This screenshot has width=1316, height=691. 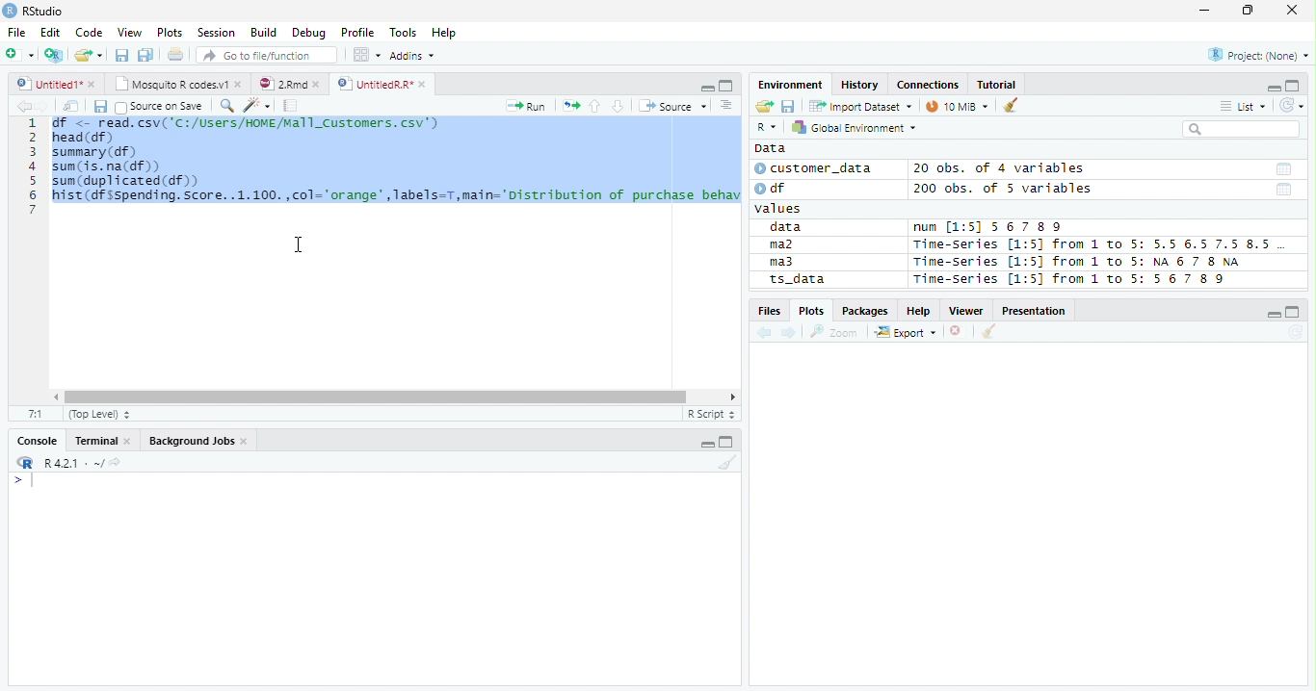 What do you see at coordinates (215, 32) in the screenshot?
I see `Session` at bounding box center [215, 32].